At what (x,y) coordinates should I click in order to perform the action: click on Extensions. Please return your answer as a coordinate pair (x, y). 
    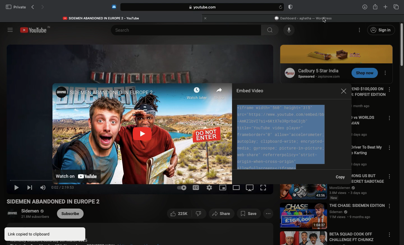
    Looking at the image, I should click on (113, 7).